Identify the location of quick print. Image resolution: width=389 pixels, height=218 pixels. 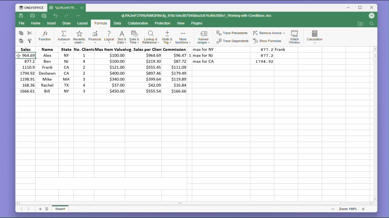
(44, 16).